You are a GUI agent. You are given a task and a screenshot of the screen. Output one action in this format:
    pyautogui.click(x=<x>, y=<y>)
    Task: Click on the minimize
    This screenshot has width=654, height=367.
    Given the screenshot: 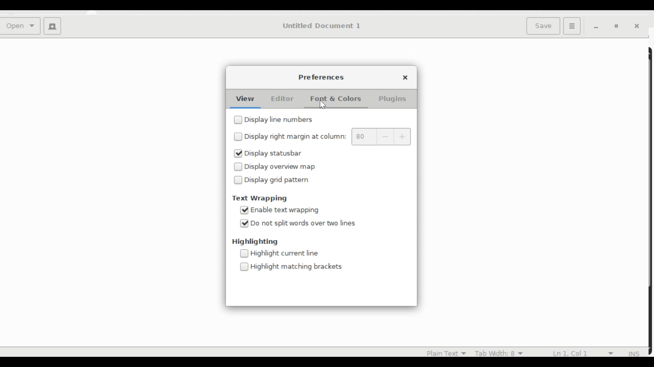 What is the action you would take?
    pyautogui.click(x=597, y=27)
    